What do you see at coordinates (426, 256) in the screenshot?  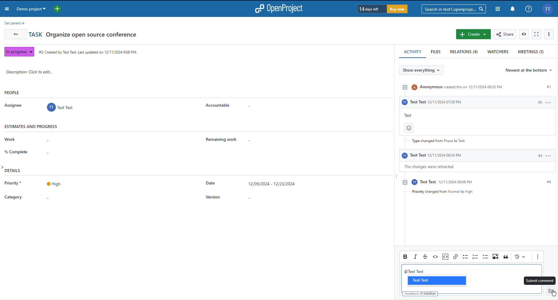 I see `Strikethrough` at bounding box center [426, 256].